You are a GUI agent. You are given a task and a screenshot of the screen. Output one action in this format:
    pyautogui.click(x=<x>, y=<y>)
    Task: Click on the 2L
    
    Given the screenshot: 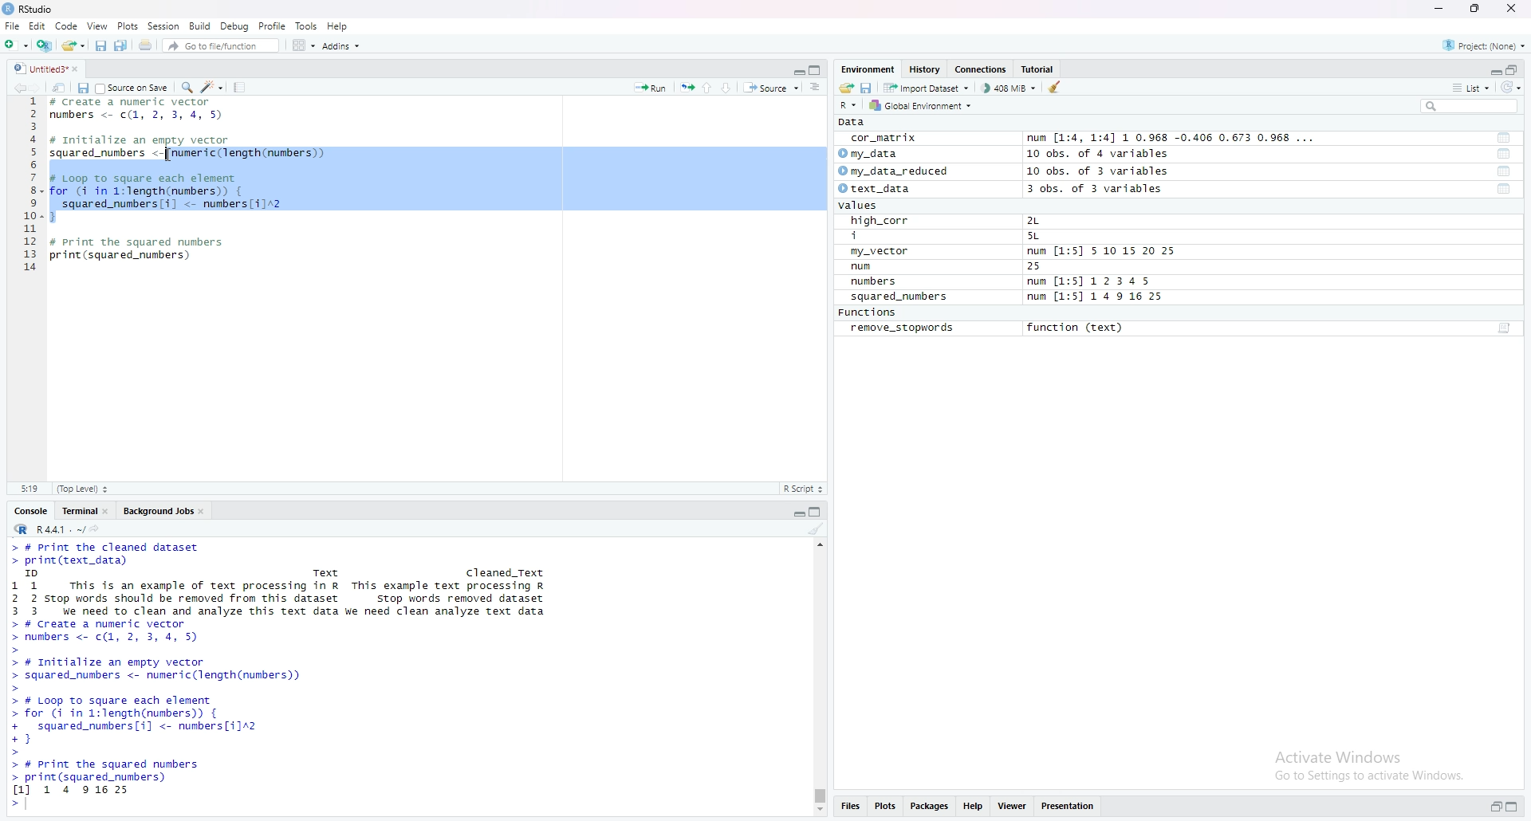 What is the action you would take?
    pyautogui.click(x=1042, y=221)
    